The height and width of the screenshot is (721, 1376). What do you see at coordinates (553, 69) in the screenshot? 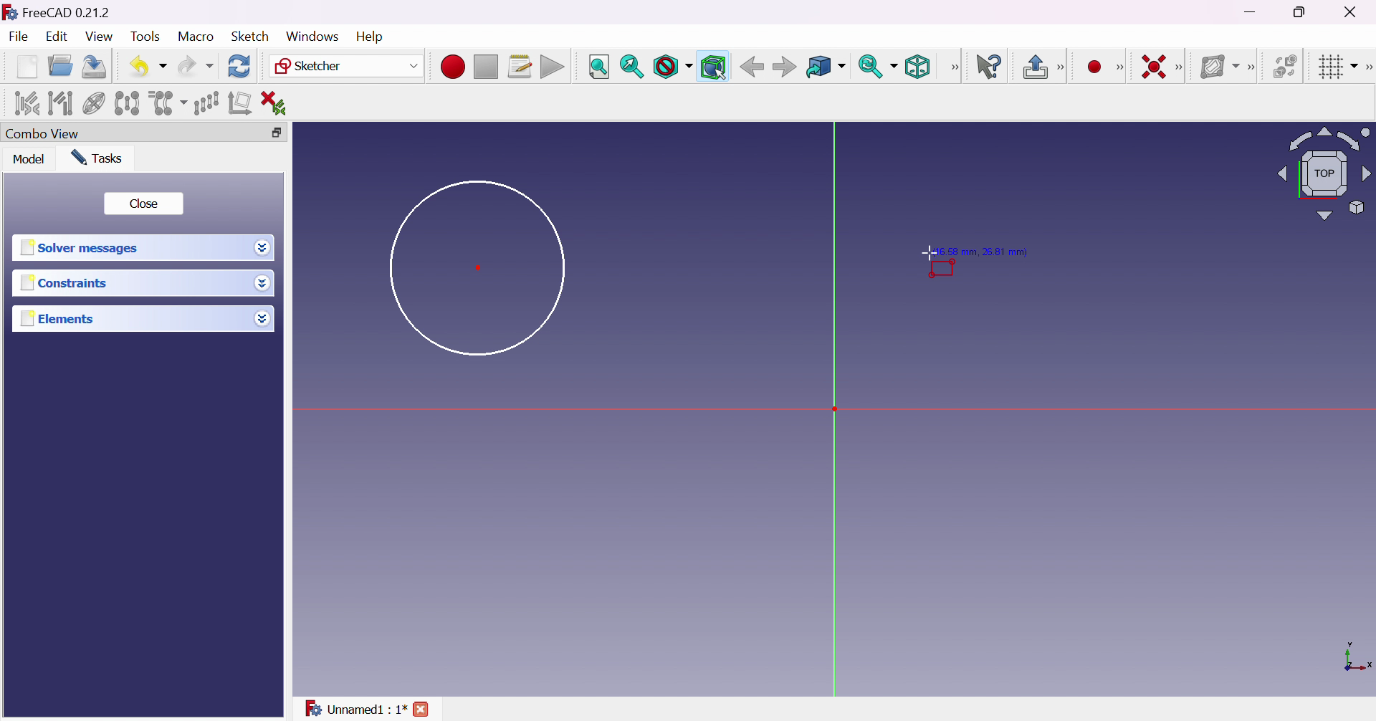
I see `Execute macro` at bounding box center [553, 69].